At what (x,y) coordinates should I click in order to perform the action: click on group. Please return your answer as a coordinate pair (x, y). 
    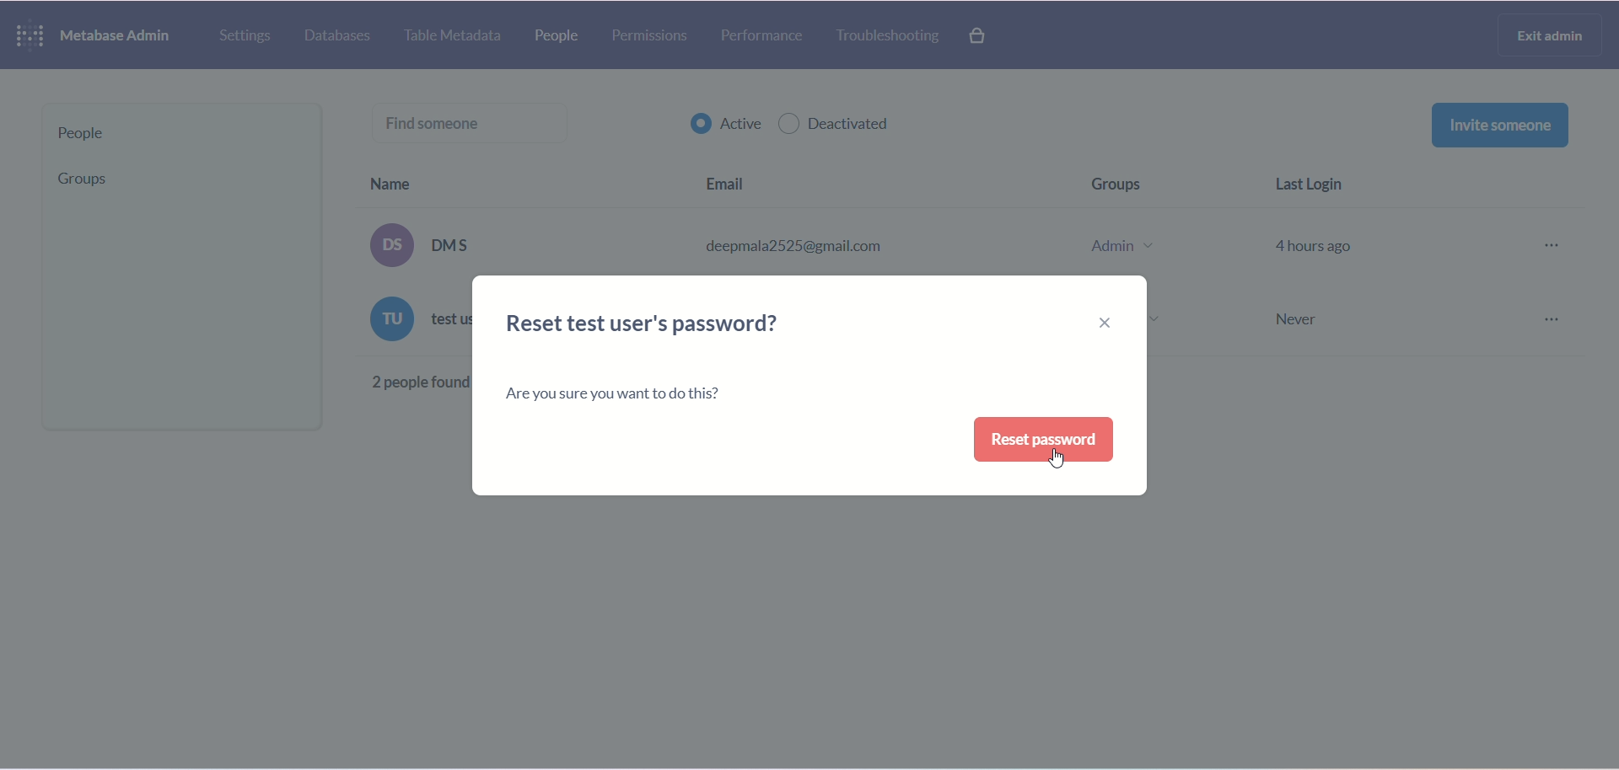
    Looking at the image, I should click on (80, 184).